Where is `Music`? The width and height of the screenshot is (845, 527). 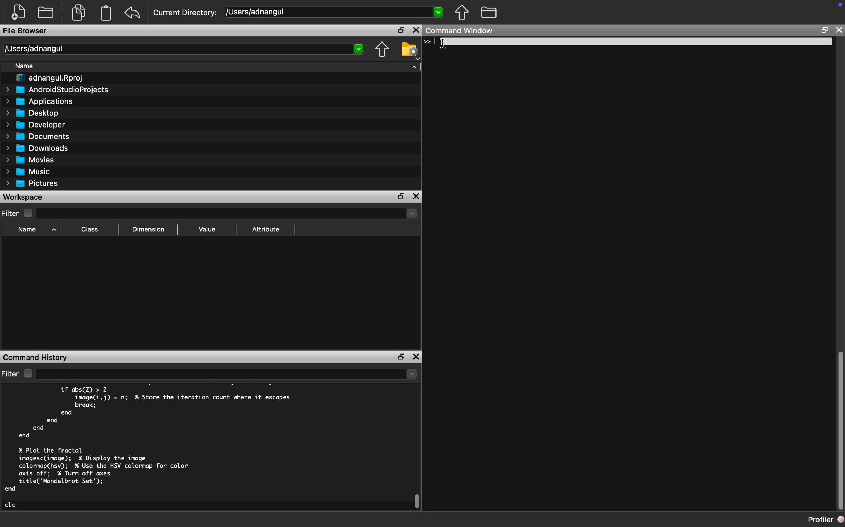 Music is located at coordinates (29, 172).